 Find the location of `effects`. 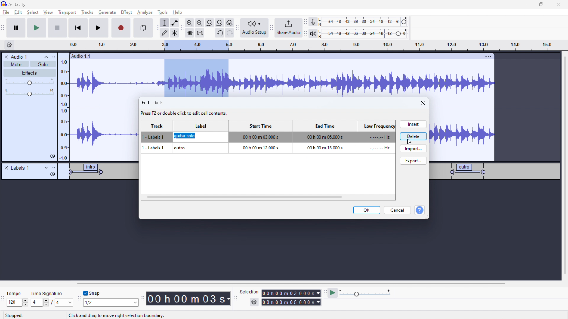

effects is located at coordinates (30, 73).